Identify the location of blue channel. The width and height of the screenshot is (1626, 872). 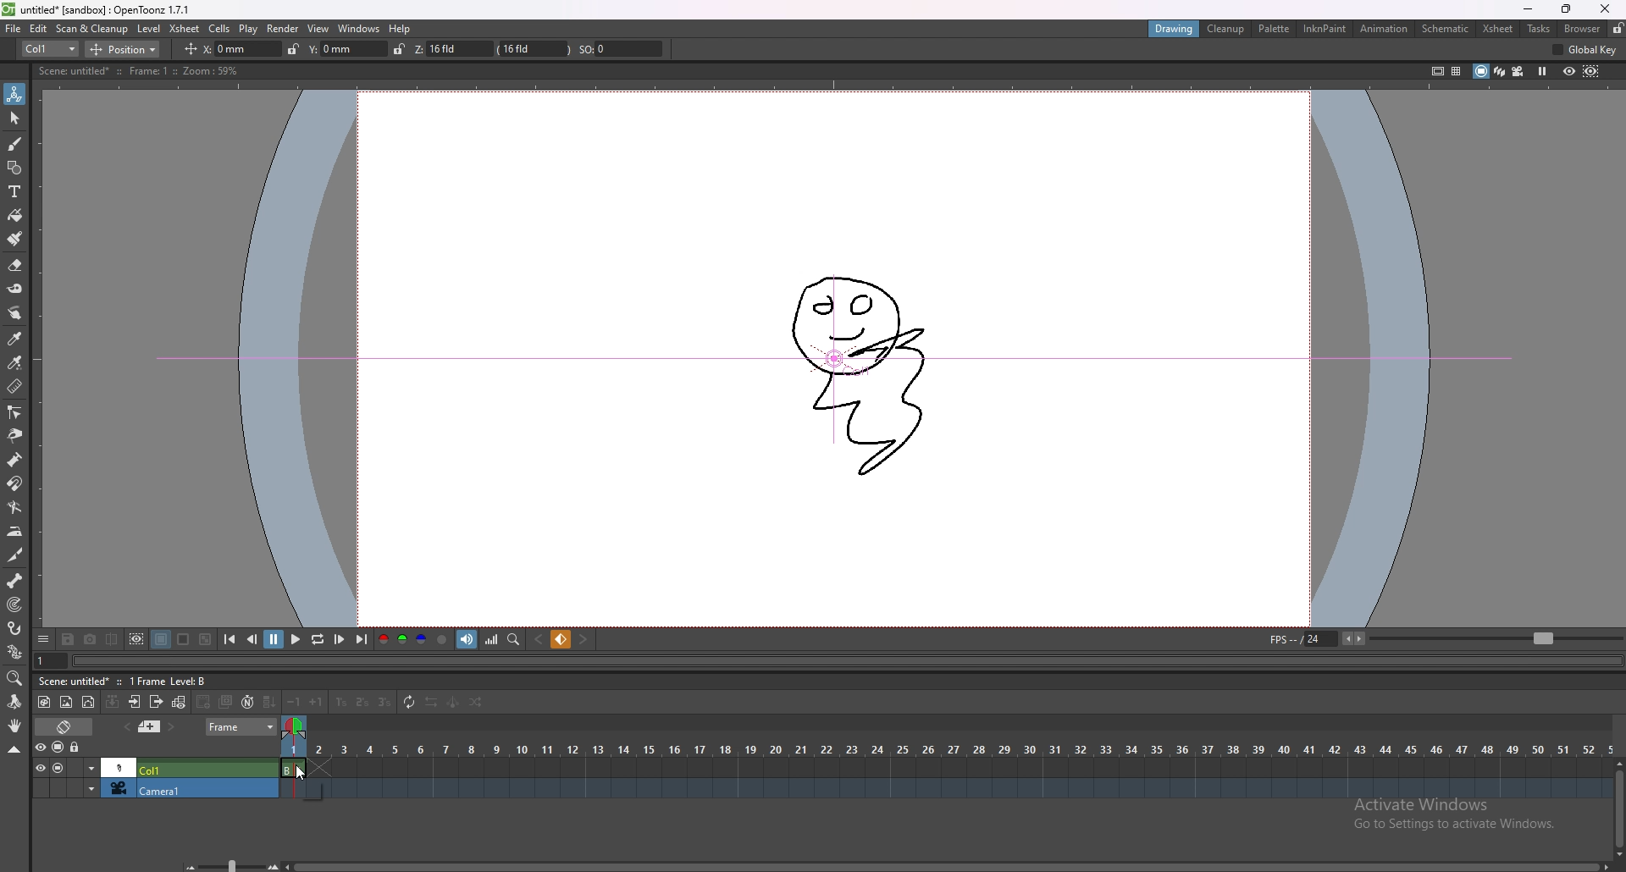
(420, 639).